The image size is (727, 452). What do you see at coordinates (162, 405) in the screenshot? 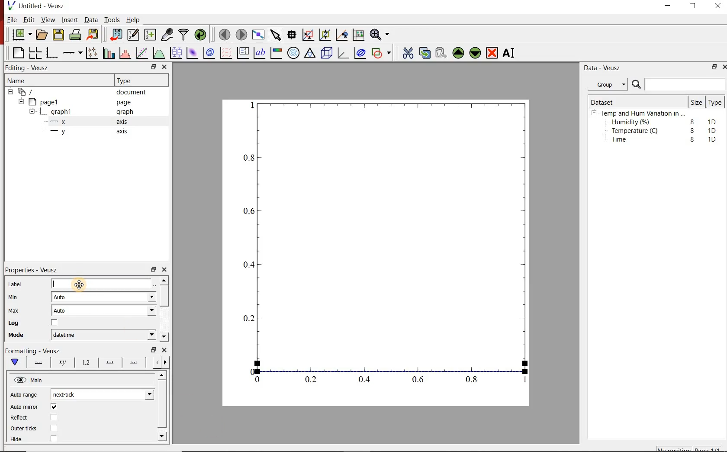
I see `scroll bar` at bounding box center [162, 405].